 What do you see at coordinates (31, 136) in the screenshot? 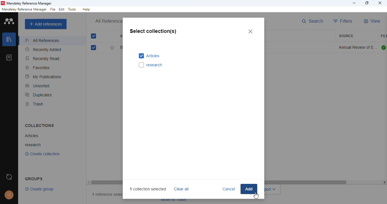
I see `articles collection created` at bounding box center [31, 136].